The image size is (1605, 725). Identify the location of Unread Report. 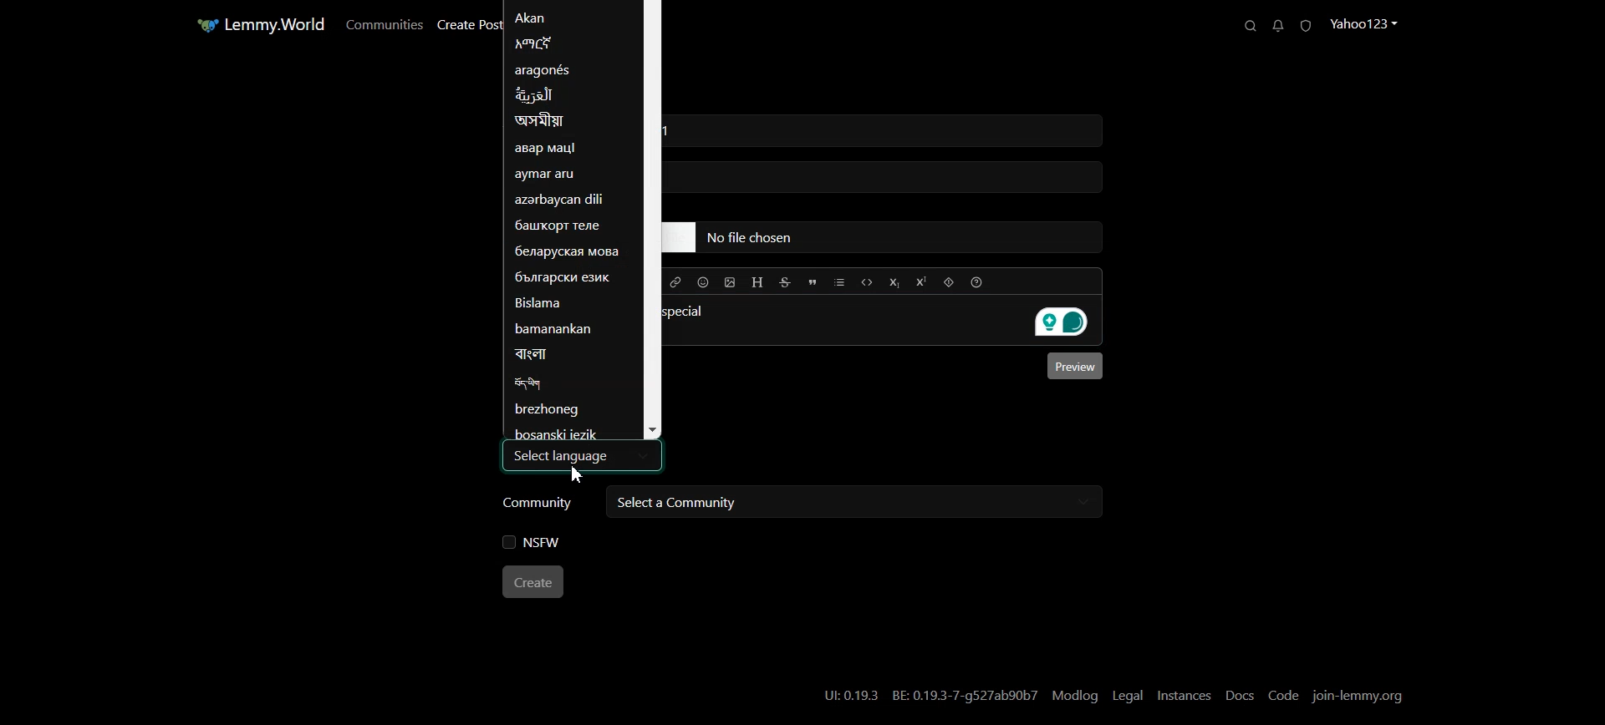
(1310, 25).